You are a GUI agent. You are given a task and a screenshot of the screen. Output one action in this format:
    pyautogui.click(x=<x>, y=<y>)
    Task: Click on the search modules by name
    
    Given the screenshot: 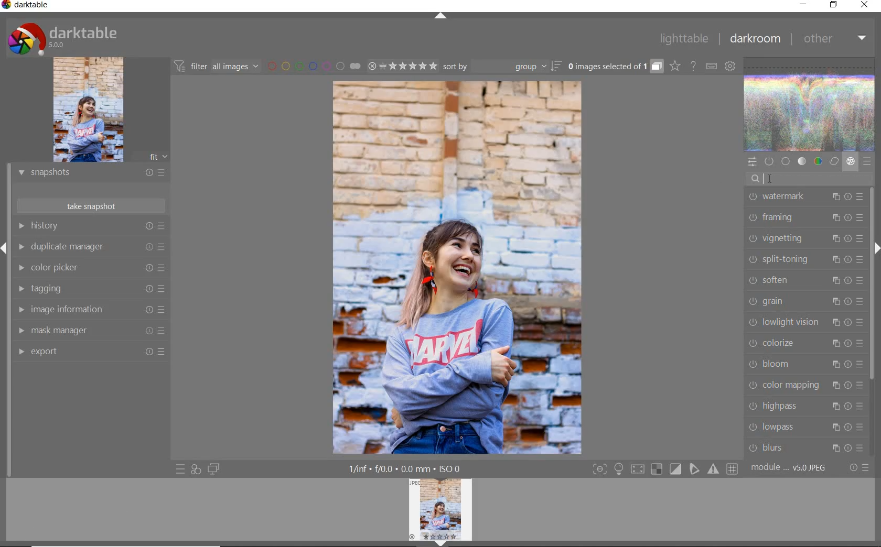 What is the action you would take?
    pyautogui.click(x=809, y=178)
    